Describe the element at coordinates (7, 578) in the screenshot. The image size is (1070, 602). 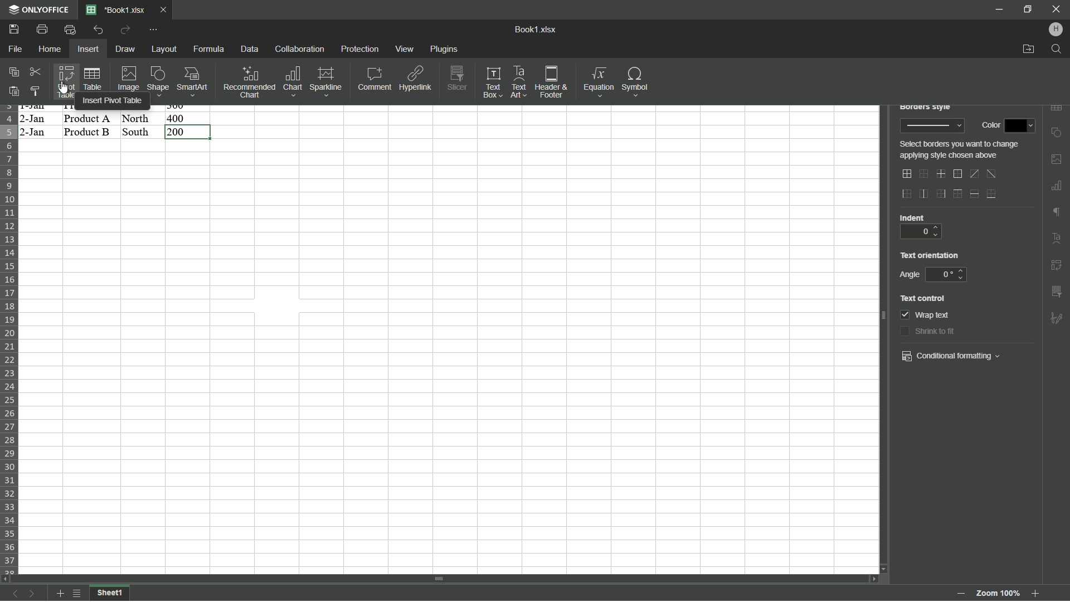
I see `scroll left` at that location.